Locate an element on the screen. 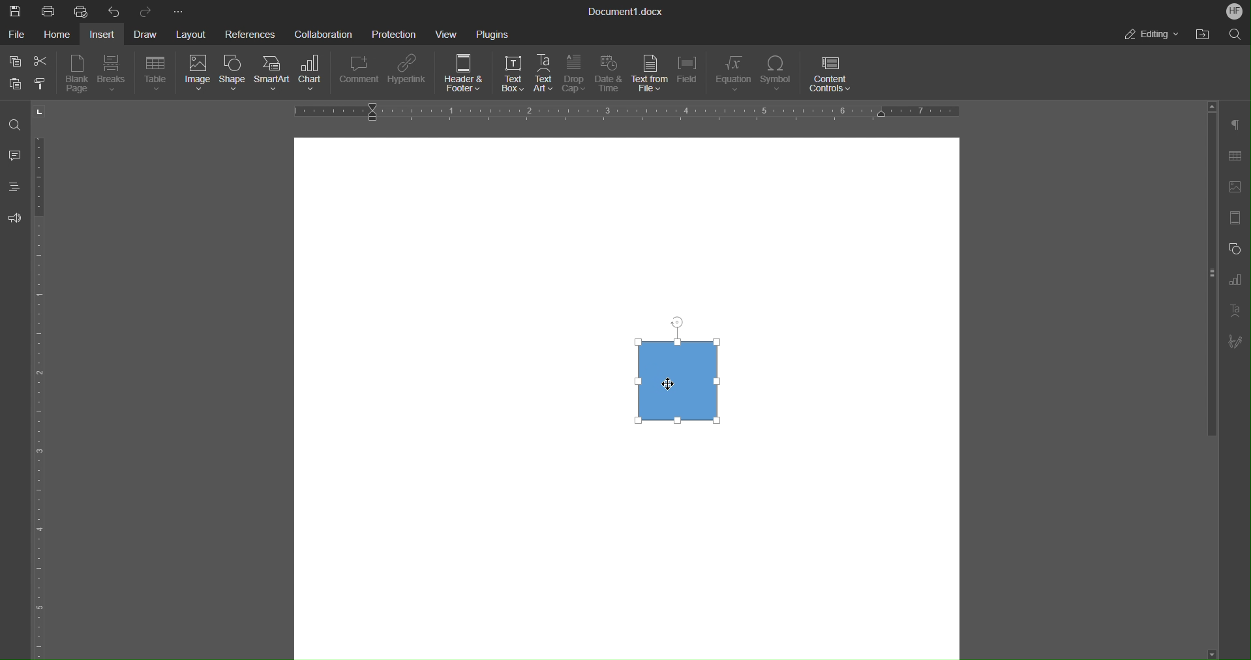  Date & Time is located at coordinates (610, 75).